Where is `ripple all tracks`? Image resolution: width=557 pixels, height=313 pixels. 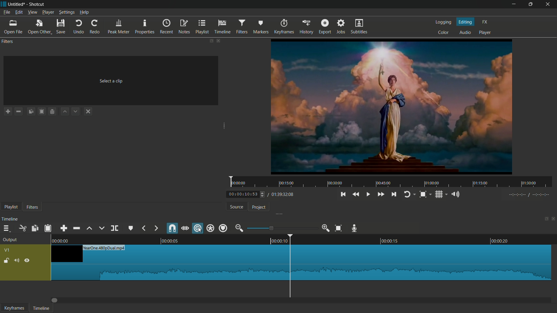 ripple all tracks is located at coordinates (210, 228).